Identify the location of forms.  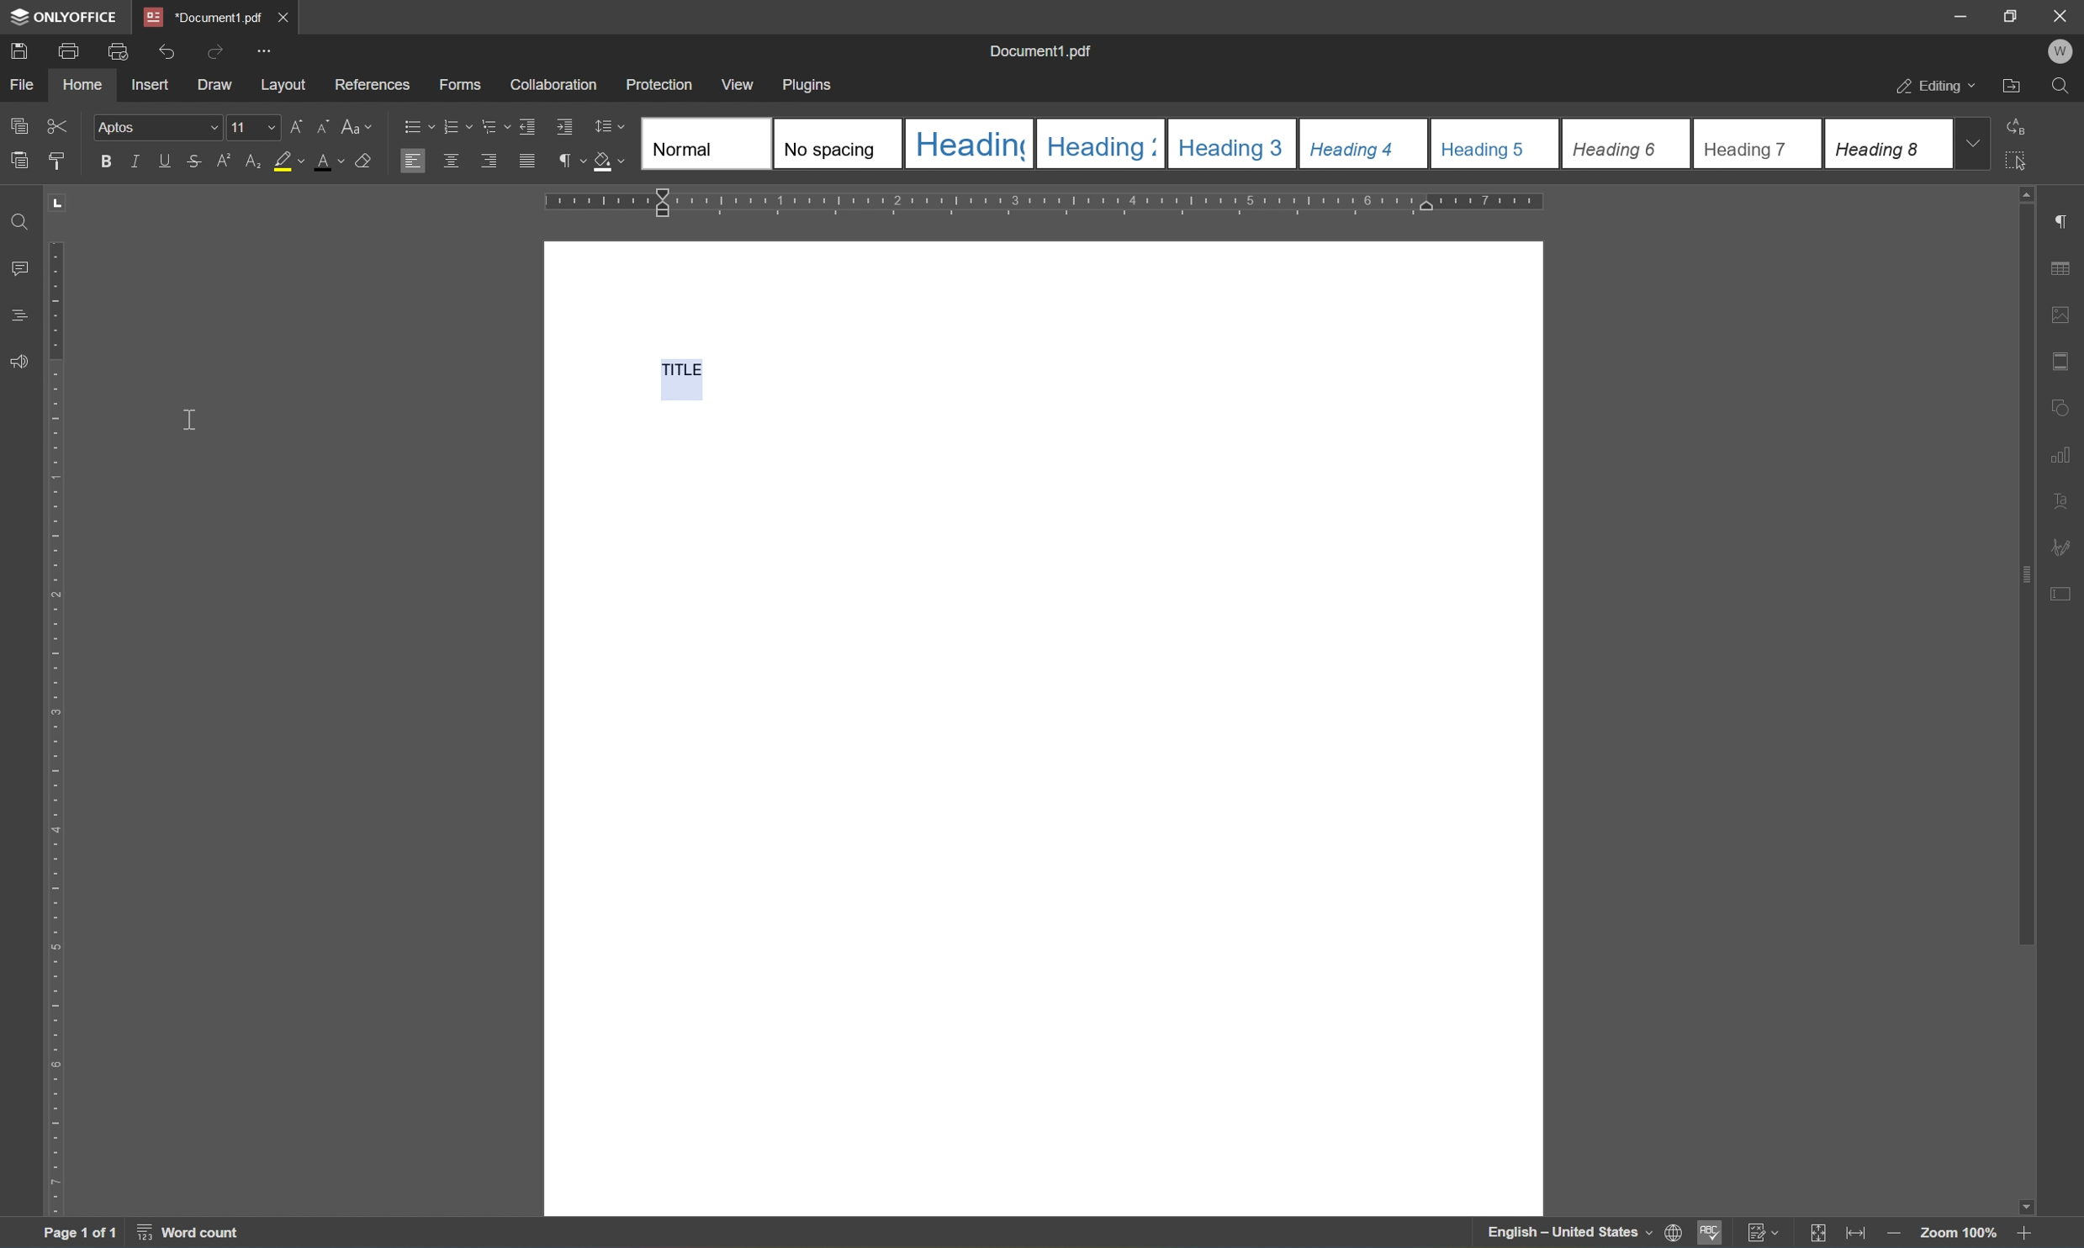
(463, 85).